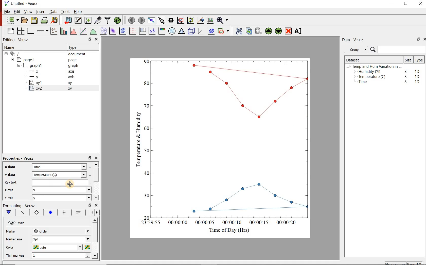 Image resolution: width=426 pixels, height=265 pixels. I want to click on Main, so click(25, 224).